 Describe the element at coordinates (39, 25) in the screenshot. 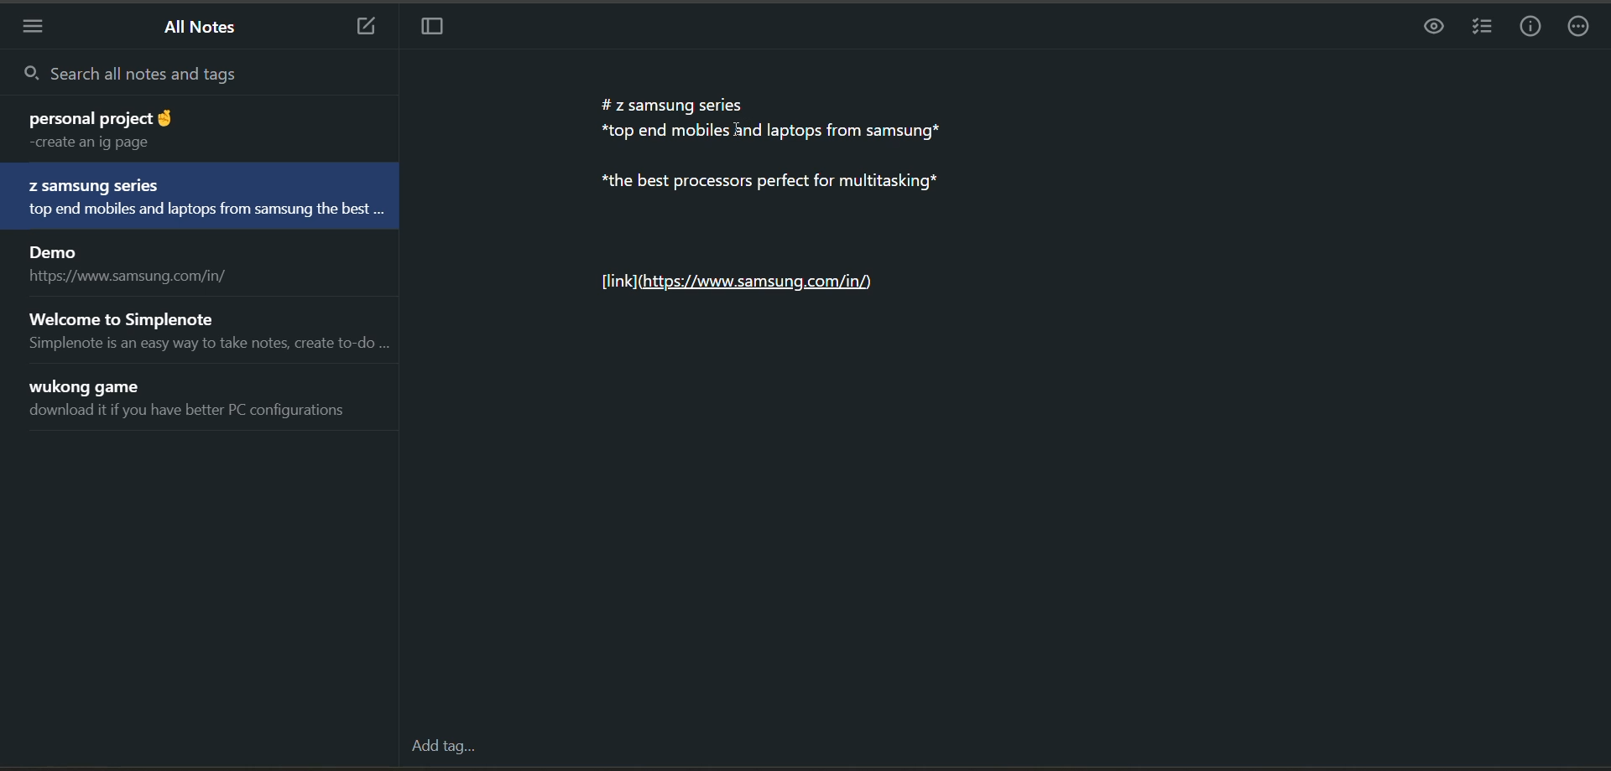

I see `menu` at that location.